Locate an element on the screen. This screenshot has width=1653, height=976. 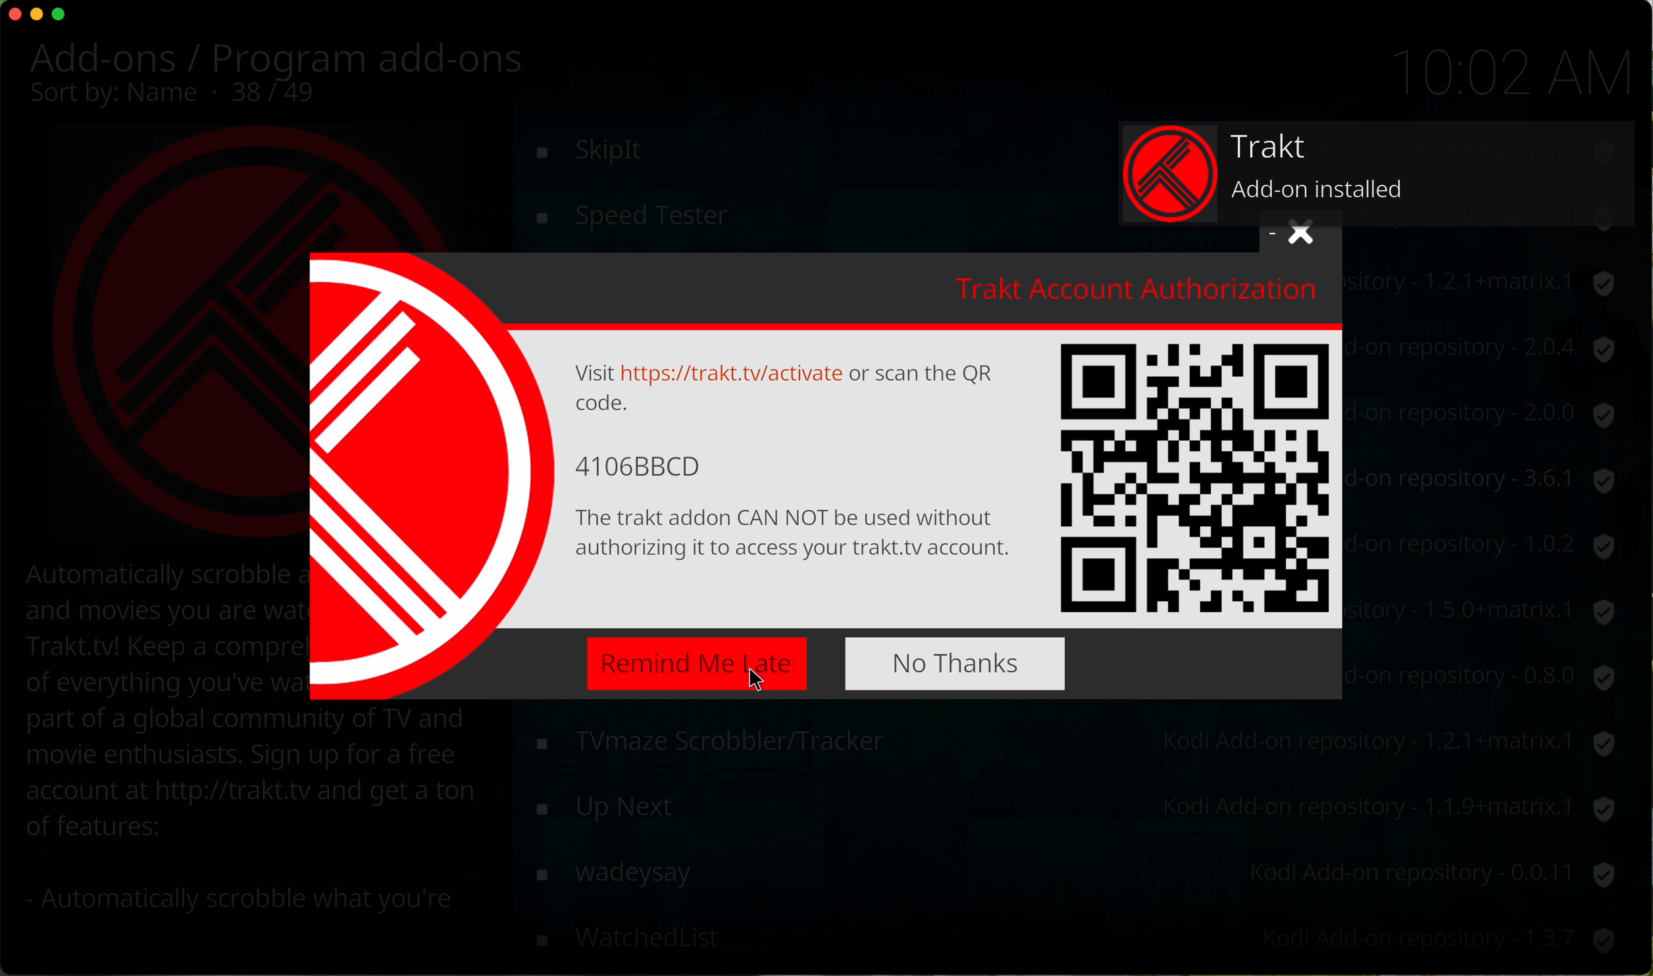
10:01 AM is located at coordinates (1510, 69).